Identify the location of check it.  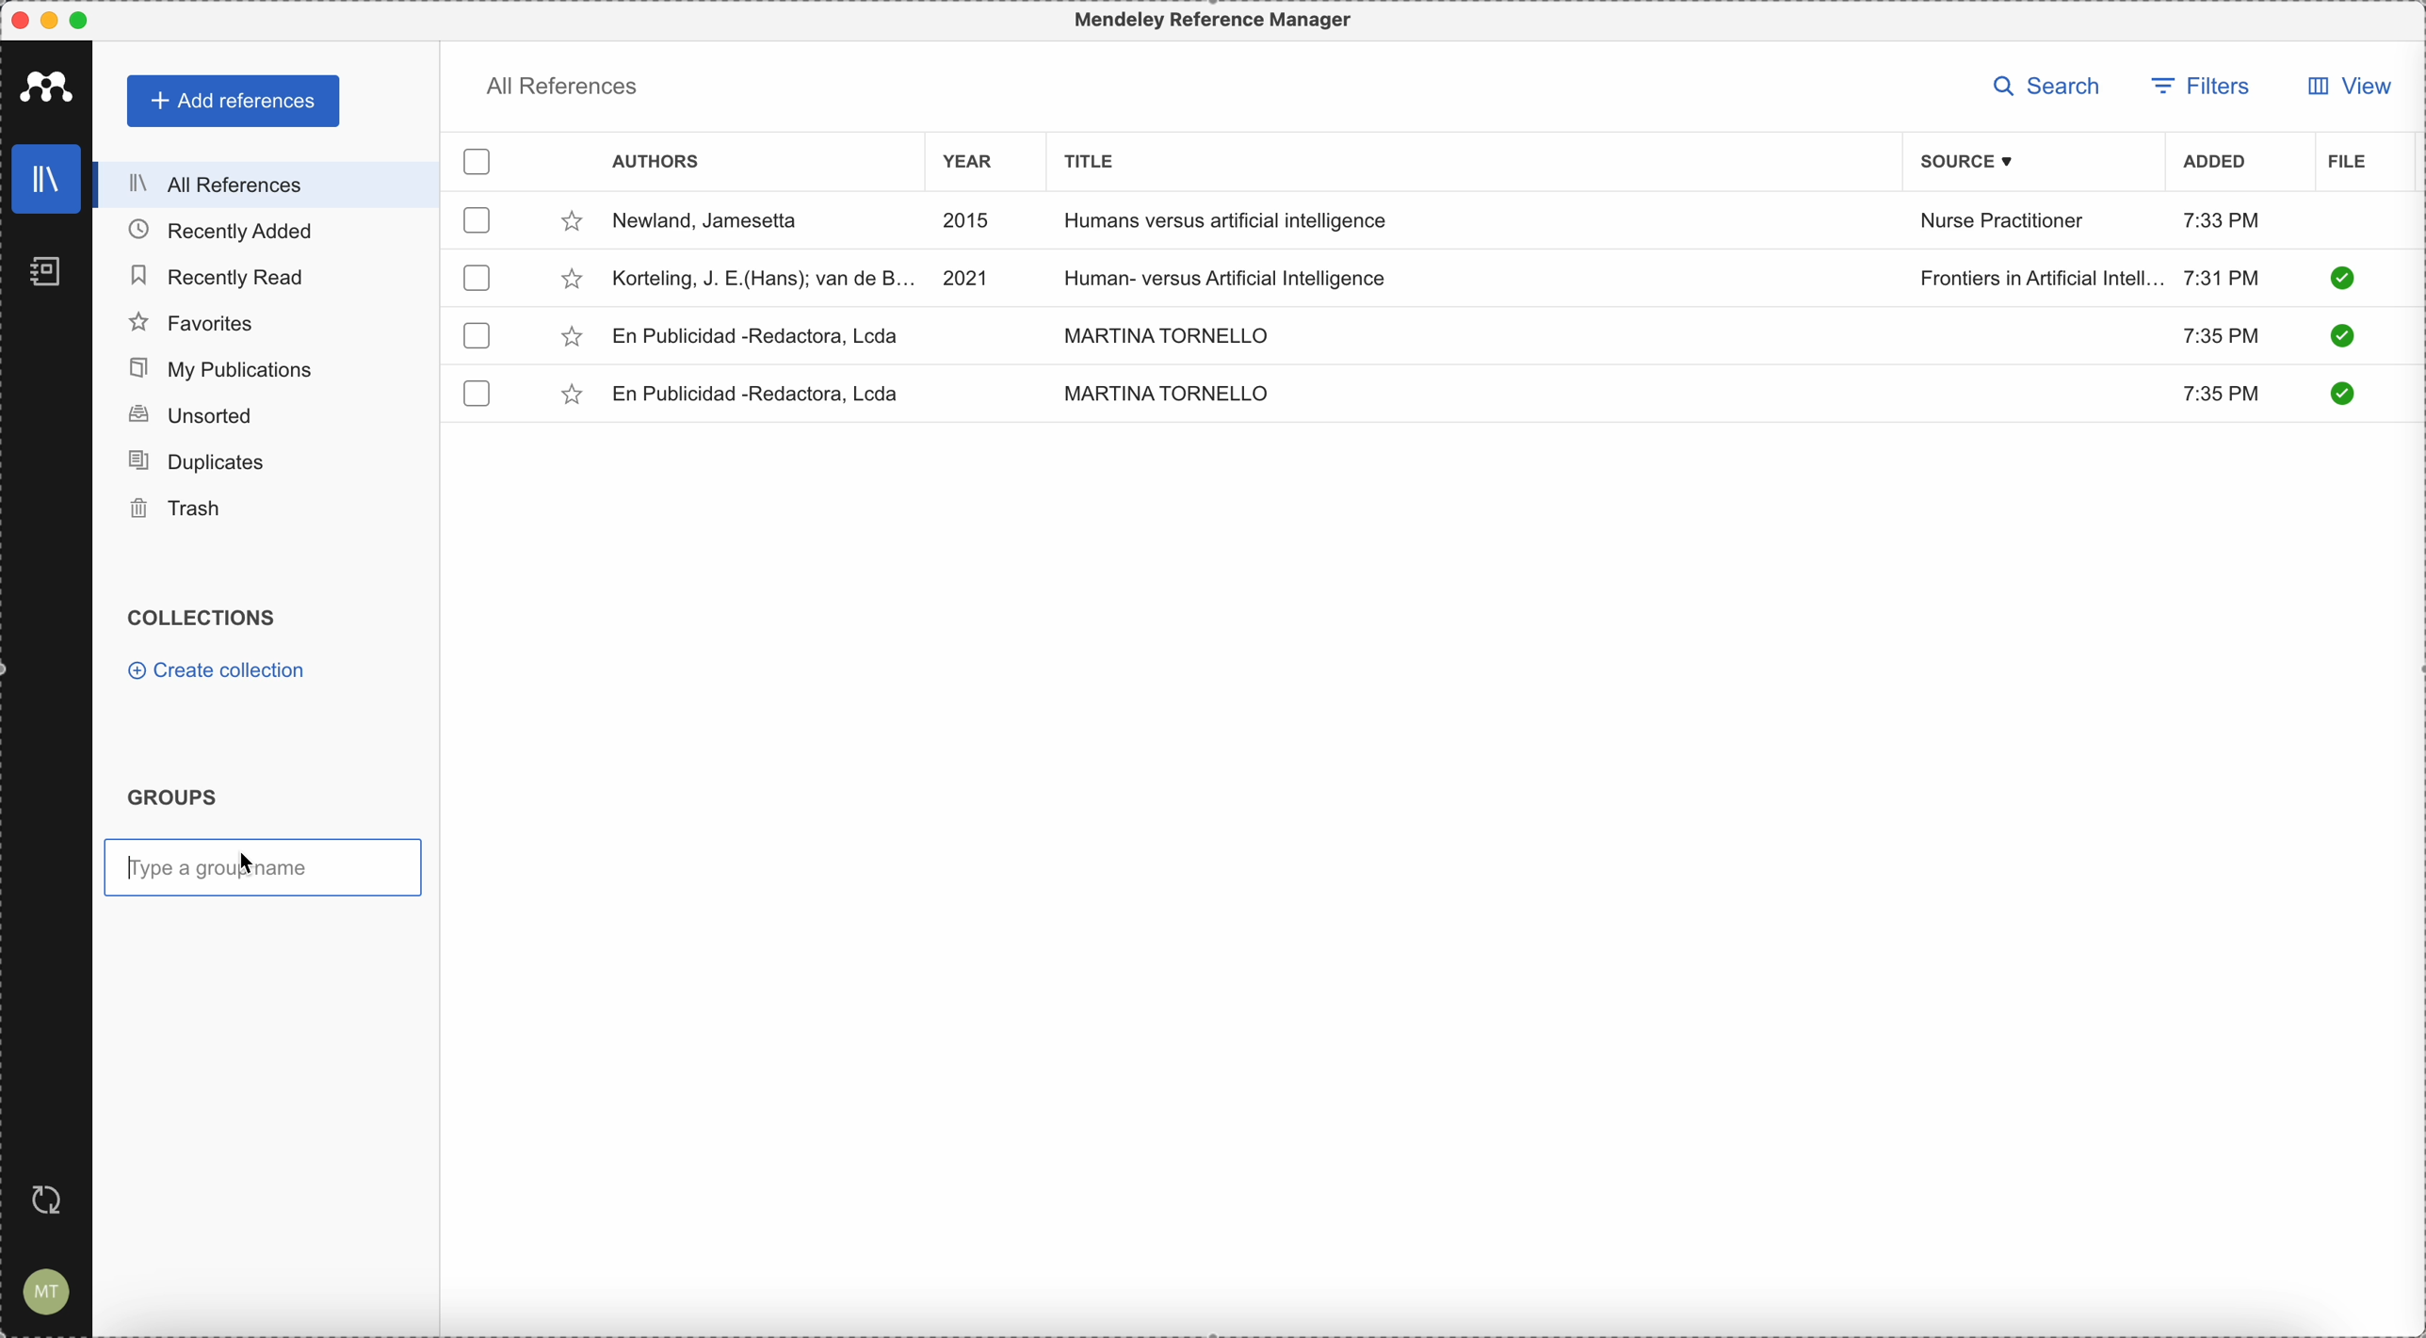
(2338, 338).